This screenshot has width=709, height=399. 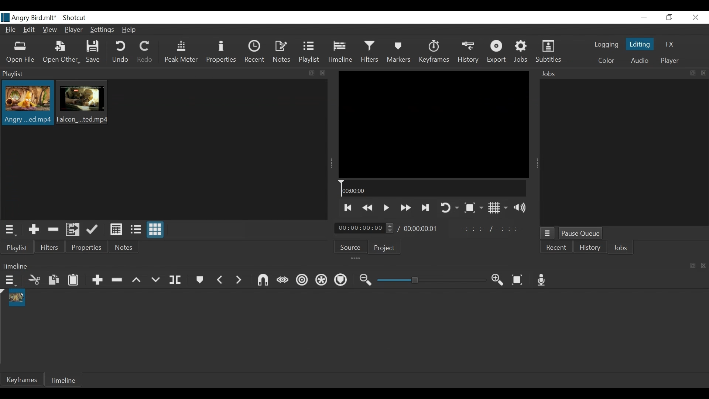 I want to click on Jobs, so click(x=619, y=248).